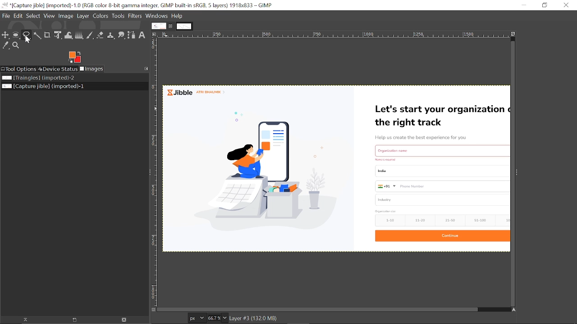  What do you see at coordinates (16, 45) in the screenshot?
I see `Zoom tool` at bounding box center [16, 45].